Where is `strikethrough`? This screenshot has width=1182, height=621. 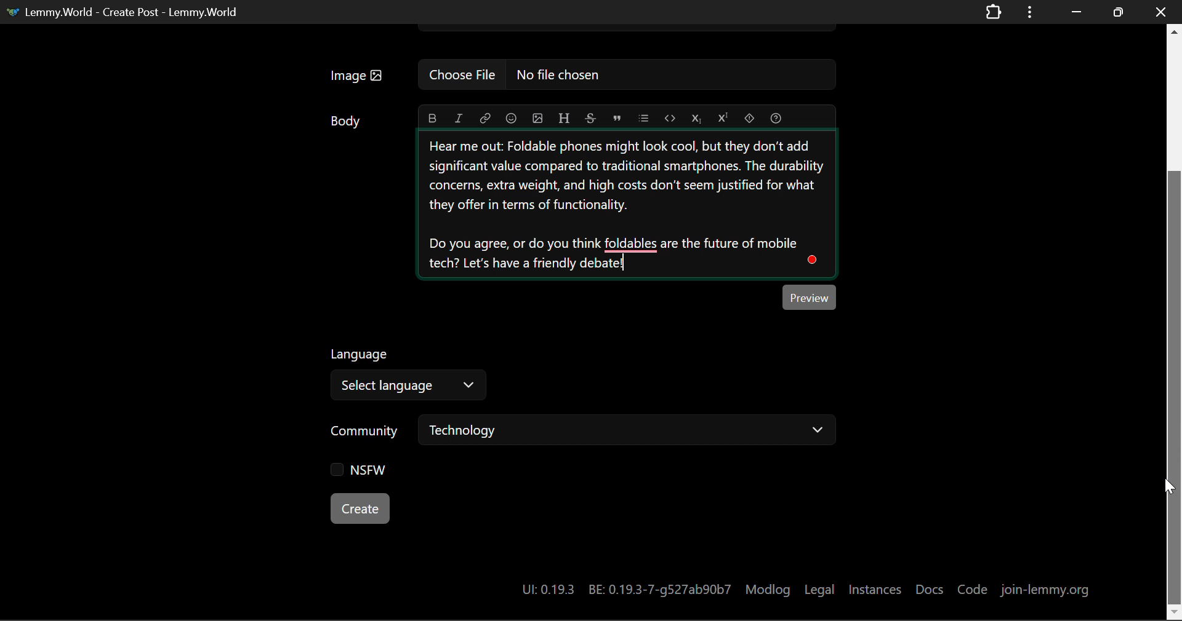
strikethrough is located at coordinates (591, 118).